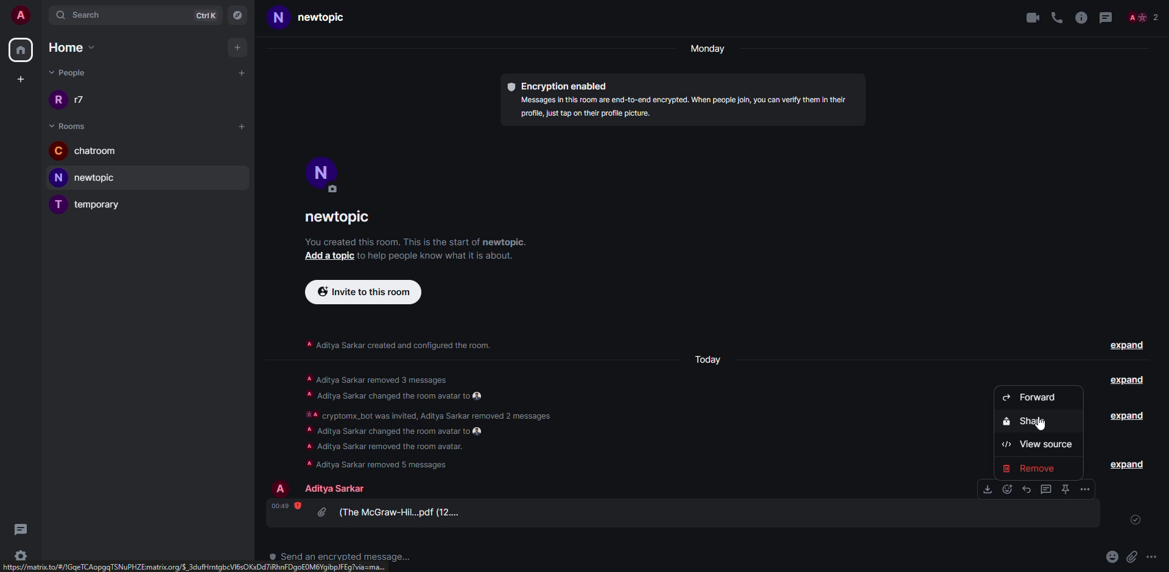  Describe the element at coordinates (22, 49) in the screenshot. I see `home` at that location.